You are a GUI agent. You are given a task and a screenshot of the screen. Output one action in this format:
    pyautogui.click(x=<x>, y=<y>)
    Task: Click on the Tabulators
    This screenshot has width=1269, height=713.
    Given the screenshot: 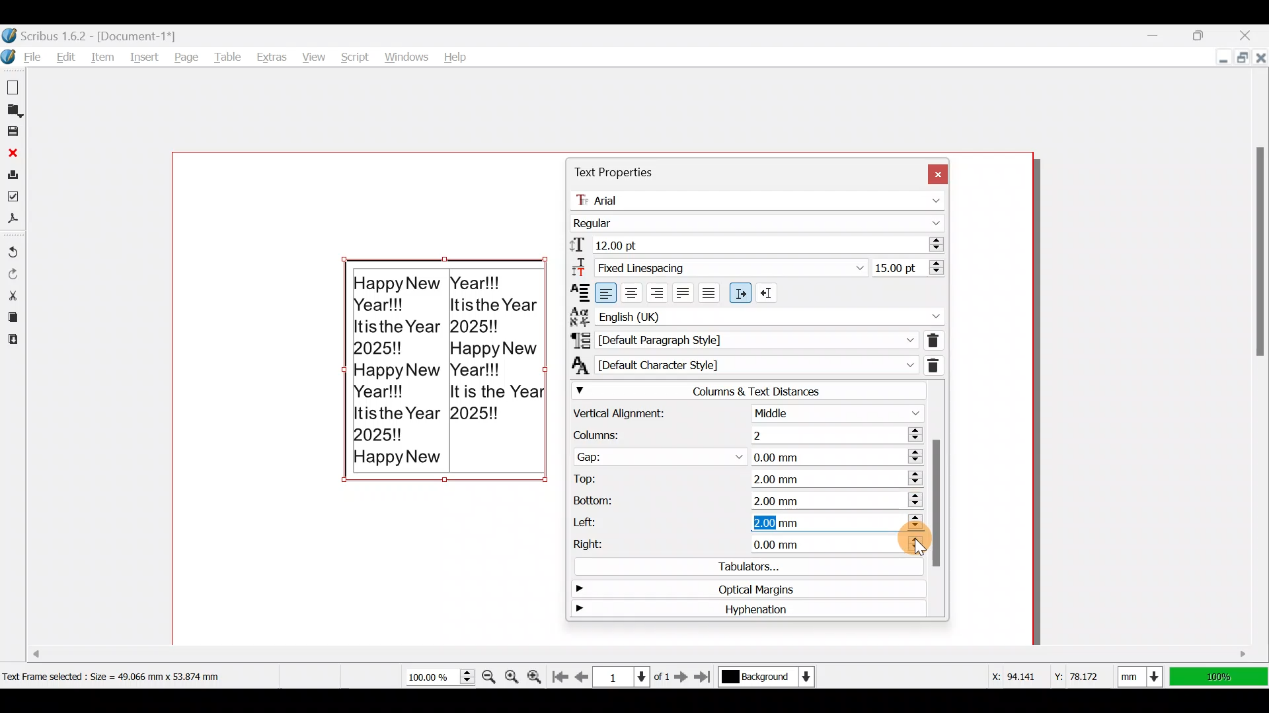 What is the action you would take?
    pyautogui.click(x=742, y=565)
    